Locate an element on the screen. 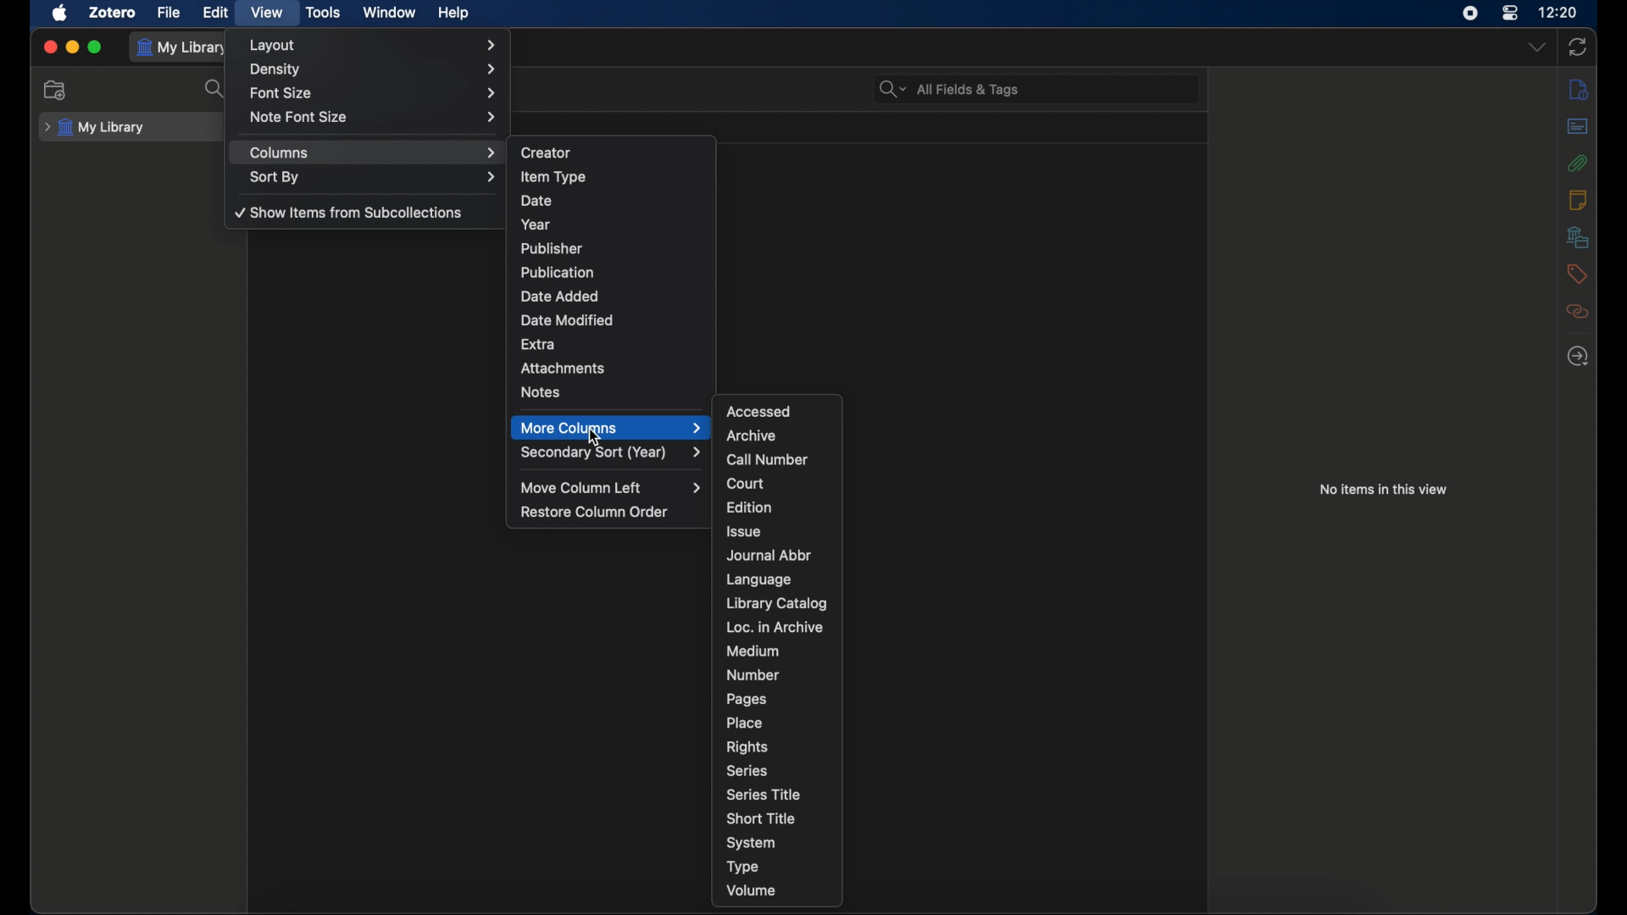  cursor is located at coordinates (593, 438).